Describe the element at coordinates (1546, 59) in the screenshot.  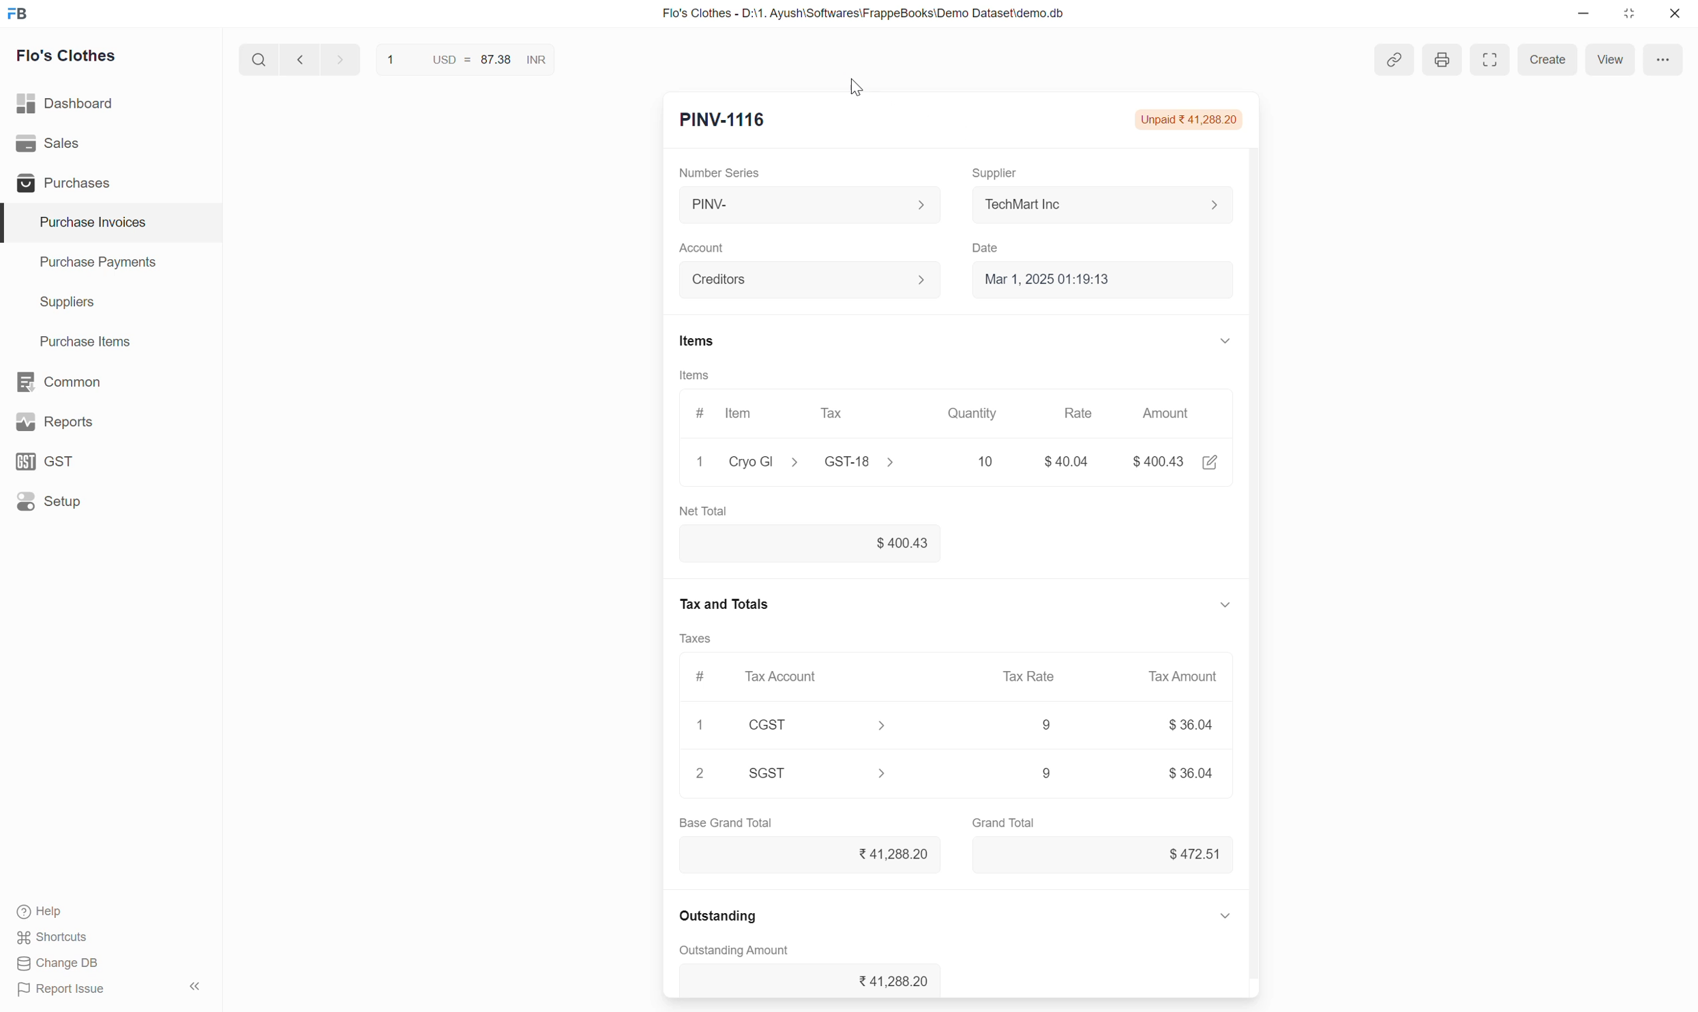
I see `Create` at that location.